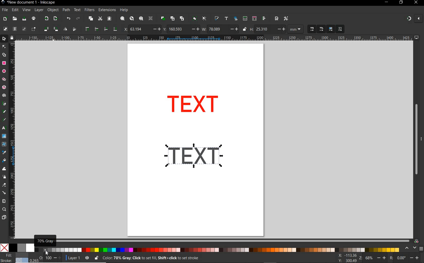 Image resolution: width=424 pixels, height=263 pixels. What do you see at coordinates (141, 18) in the screenshot?
I see `zoom page` at bounding box center [141, 18].